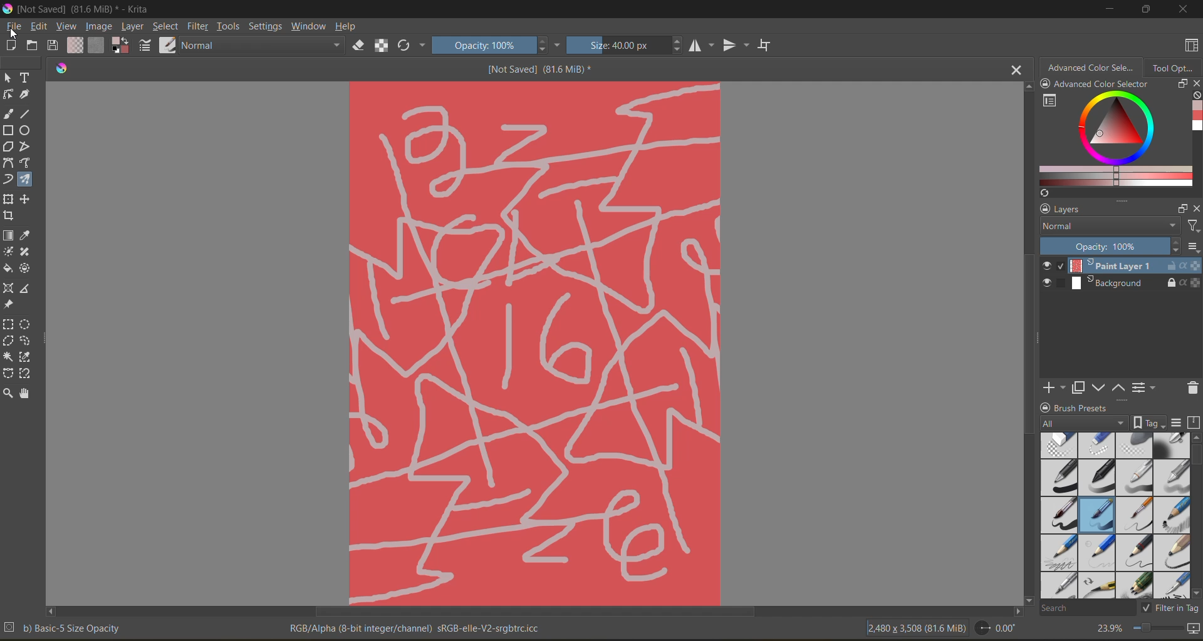 This screenshot has height=641, width=1203. What do you see at coordinates (74, 45) in the screenshot?
I see `fill gradients` at bounding box center [74, 45].